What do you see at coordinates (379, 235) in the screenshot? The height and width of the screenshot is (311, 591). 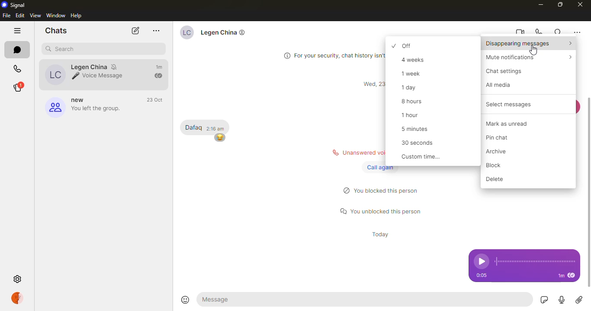 I see `time` at bounding box center [379, 235].